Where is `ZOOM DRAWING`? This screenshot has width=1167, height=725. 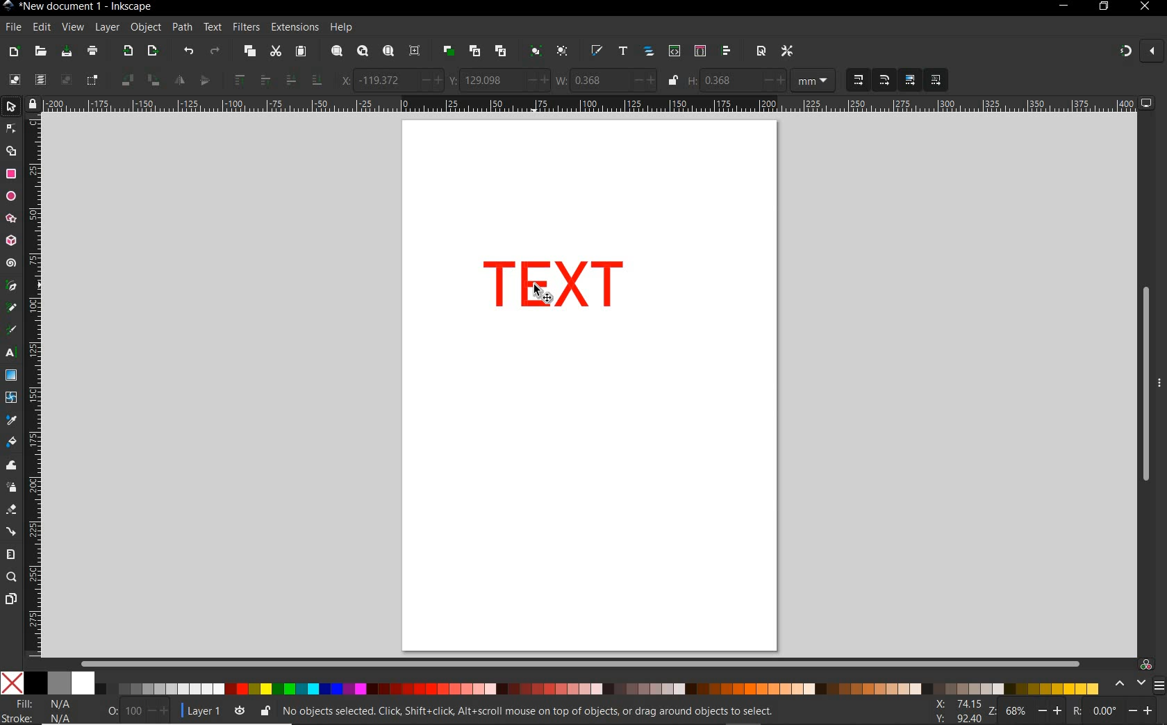
ZOOM DRAWING is located at coordinates (361, 52).